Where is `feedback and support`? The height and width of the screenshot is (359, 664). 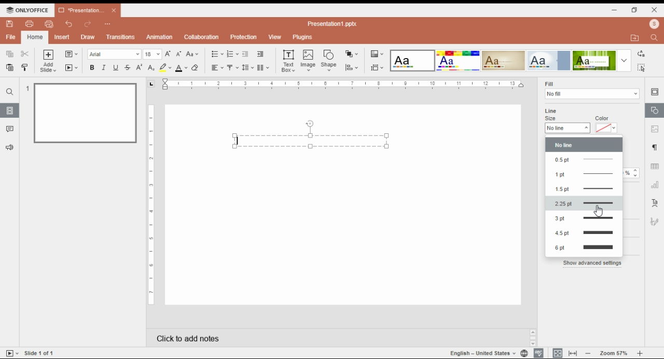 feedback and support is located at coordinates (9, 147).